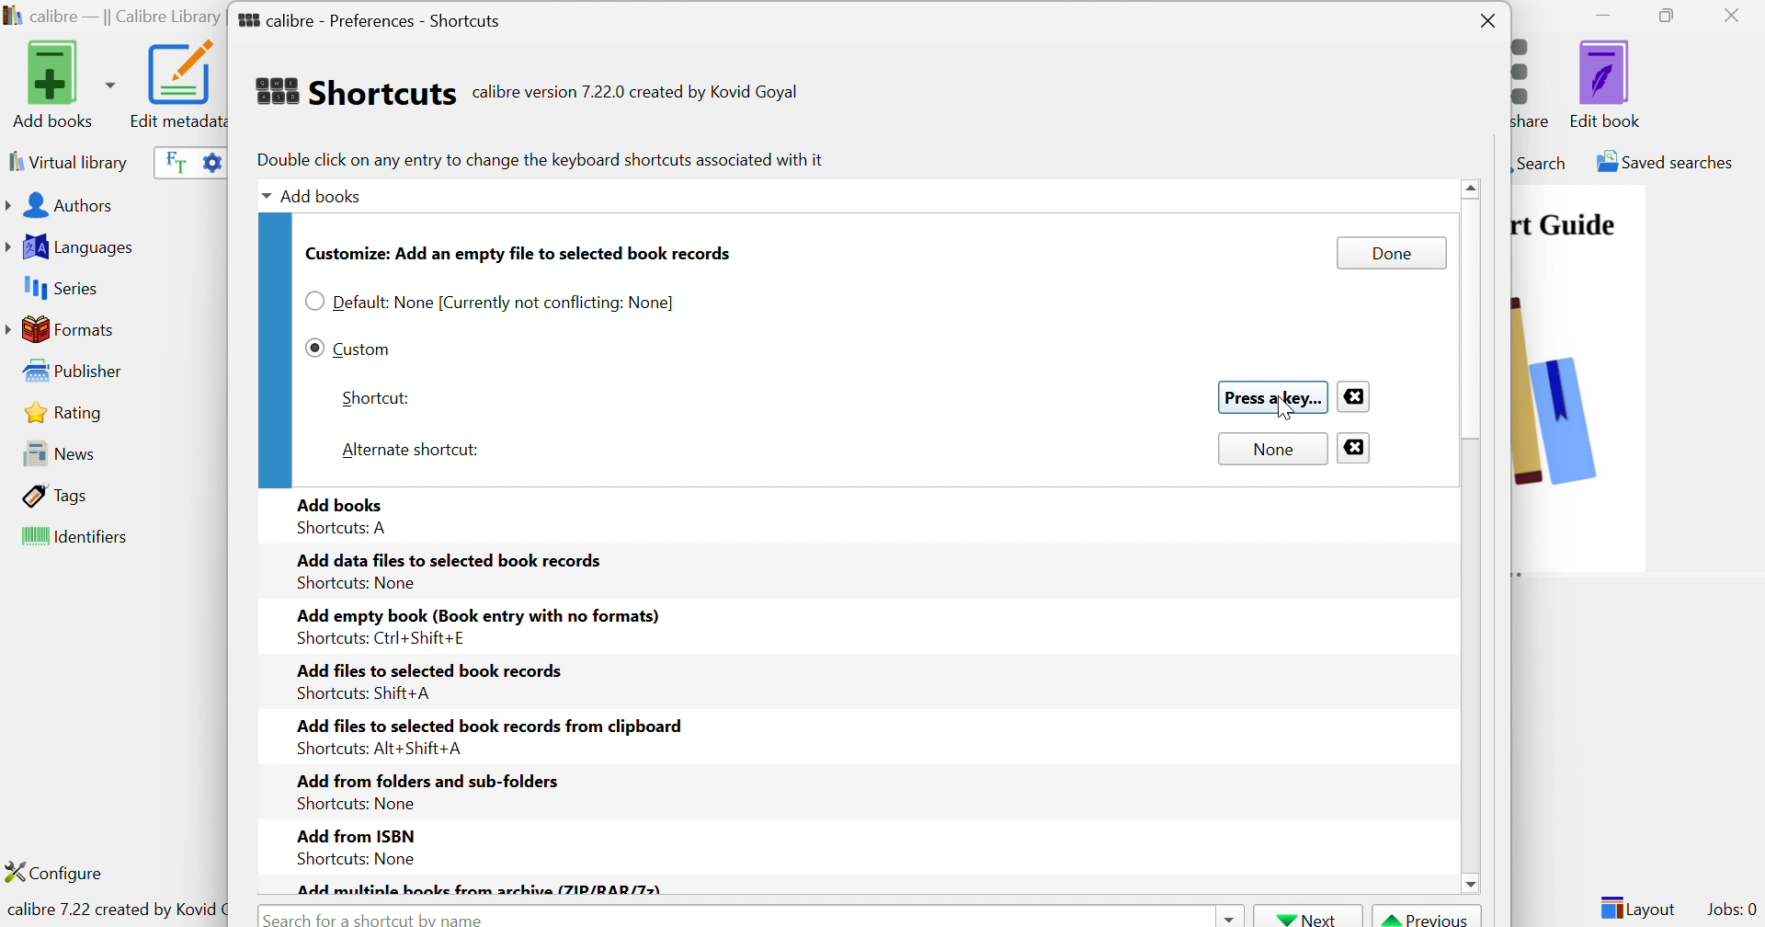 The height and width of the screenshot is (927, 1765). What do you see at coordinates (1540, 162) in the screenshot?
I see `Search` at bounding box center [1540, 162].